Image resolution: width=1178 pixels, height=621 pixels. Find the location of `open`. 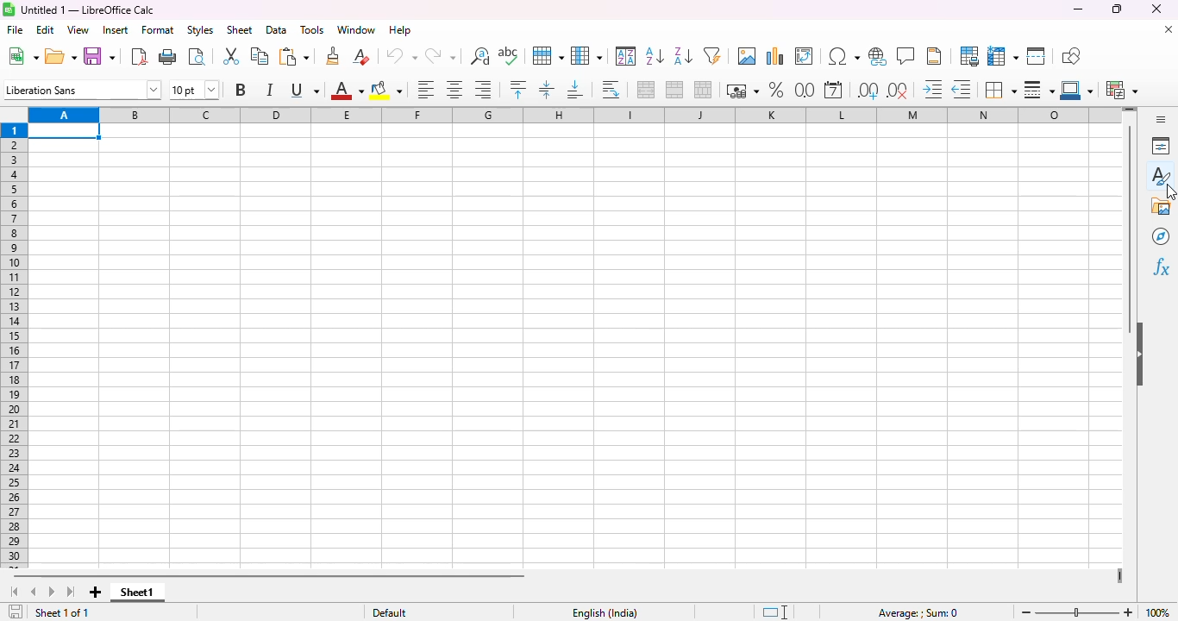

open is located at coordinates (60, 56).